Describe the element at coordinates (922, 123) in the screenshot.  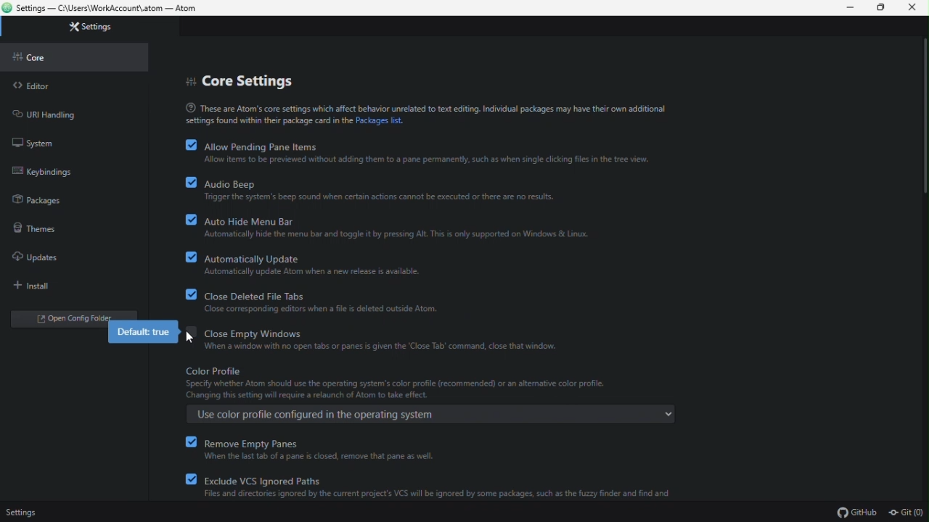
I see `scroll bar` at that location.